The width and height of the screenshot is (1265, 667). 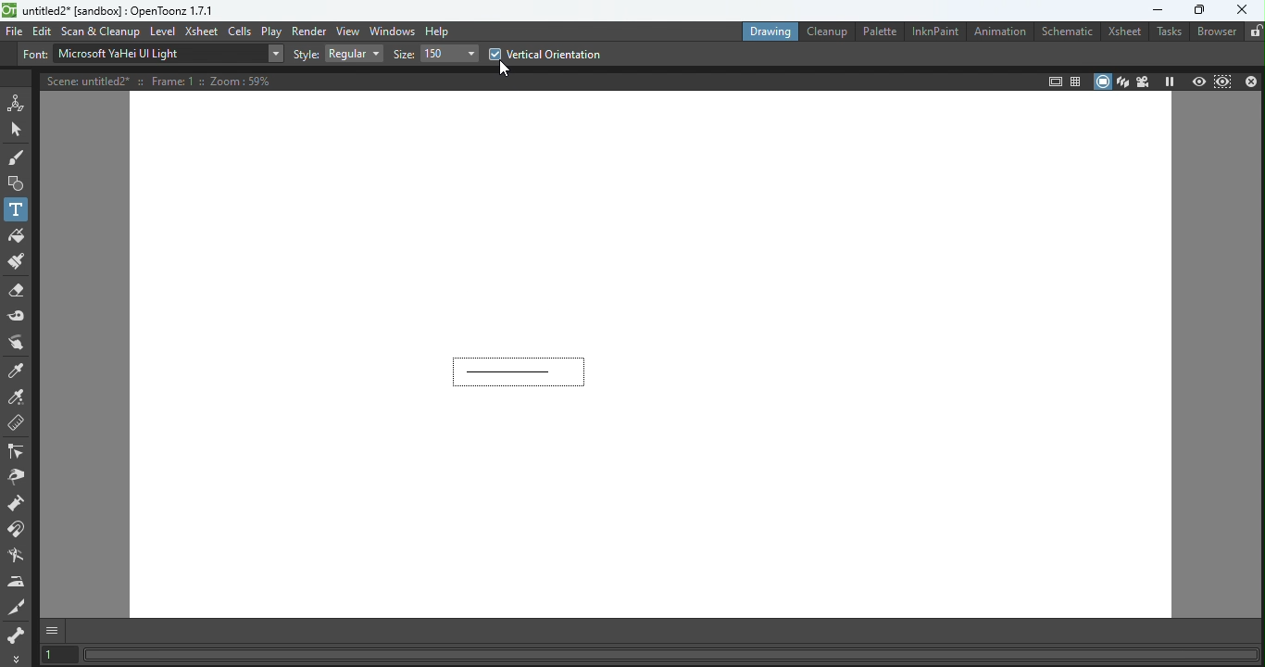 I want to click on Close, so click(x=1245, y=10).